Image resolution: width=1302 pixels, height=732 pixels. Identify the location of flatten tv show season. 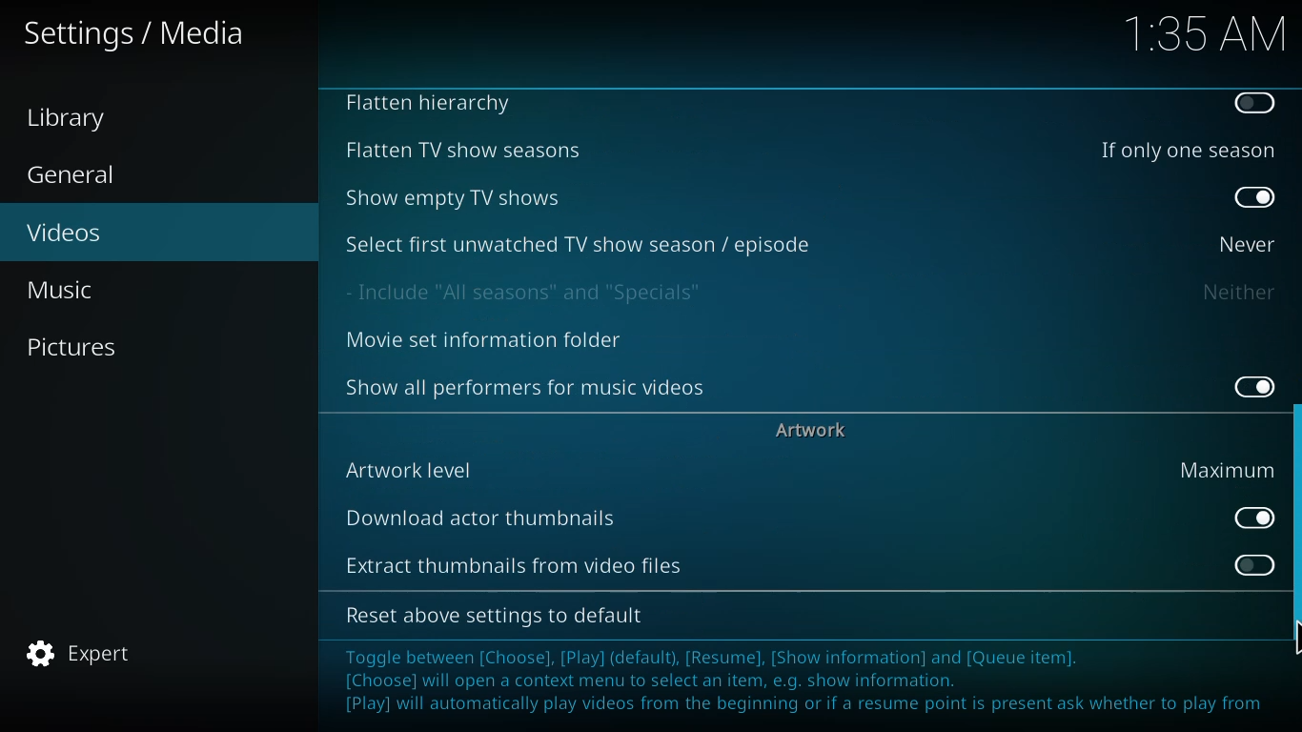
(460, 150).